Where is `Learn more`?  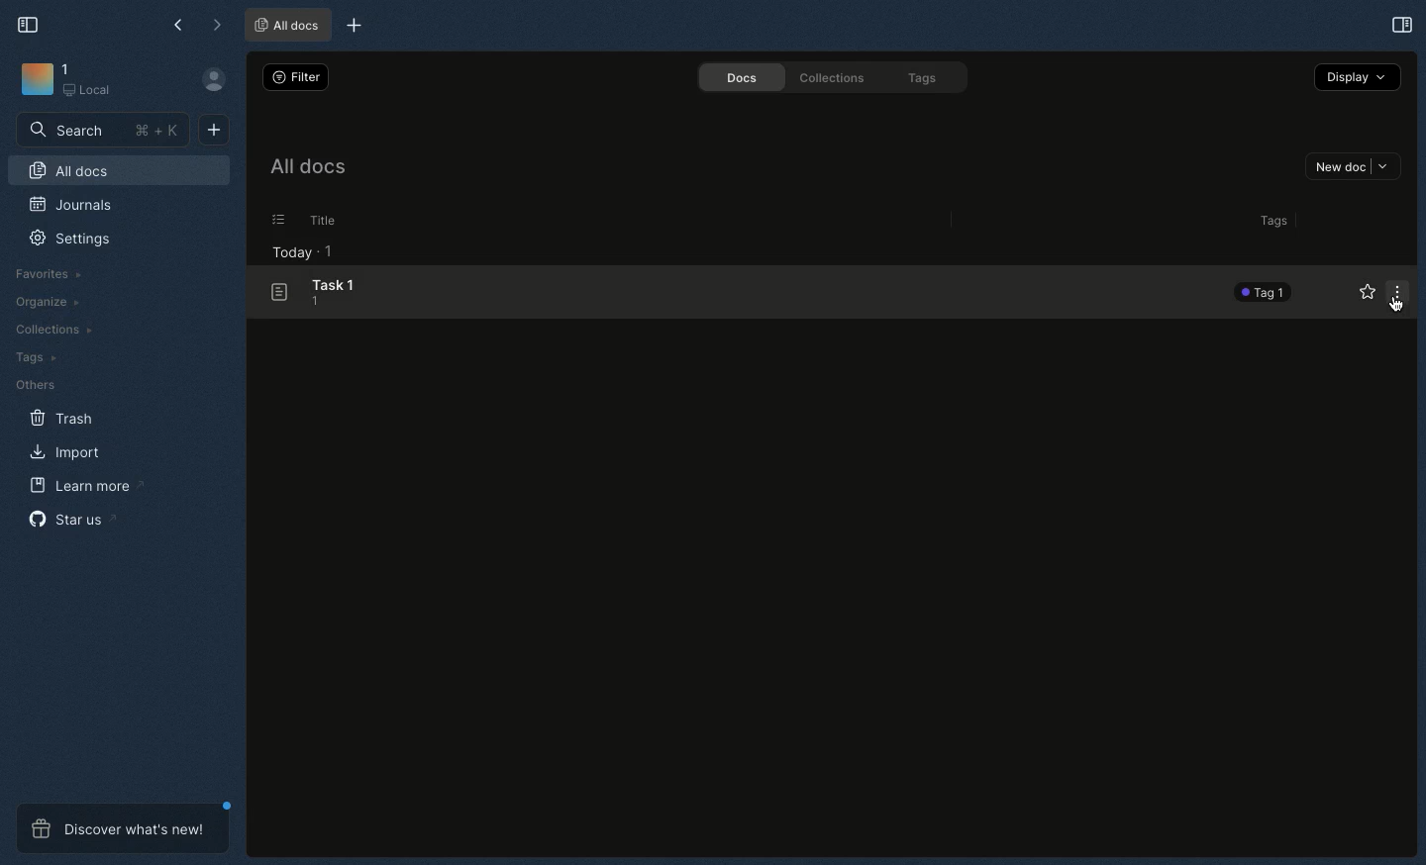
Learn more is located at coordinates (82, 484).